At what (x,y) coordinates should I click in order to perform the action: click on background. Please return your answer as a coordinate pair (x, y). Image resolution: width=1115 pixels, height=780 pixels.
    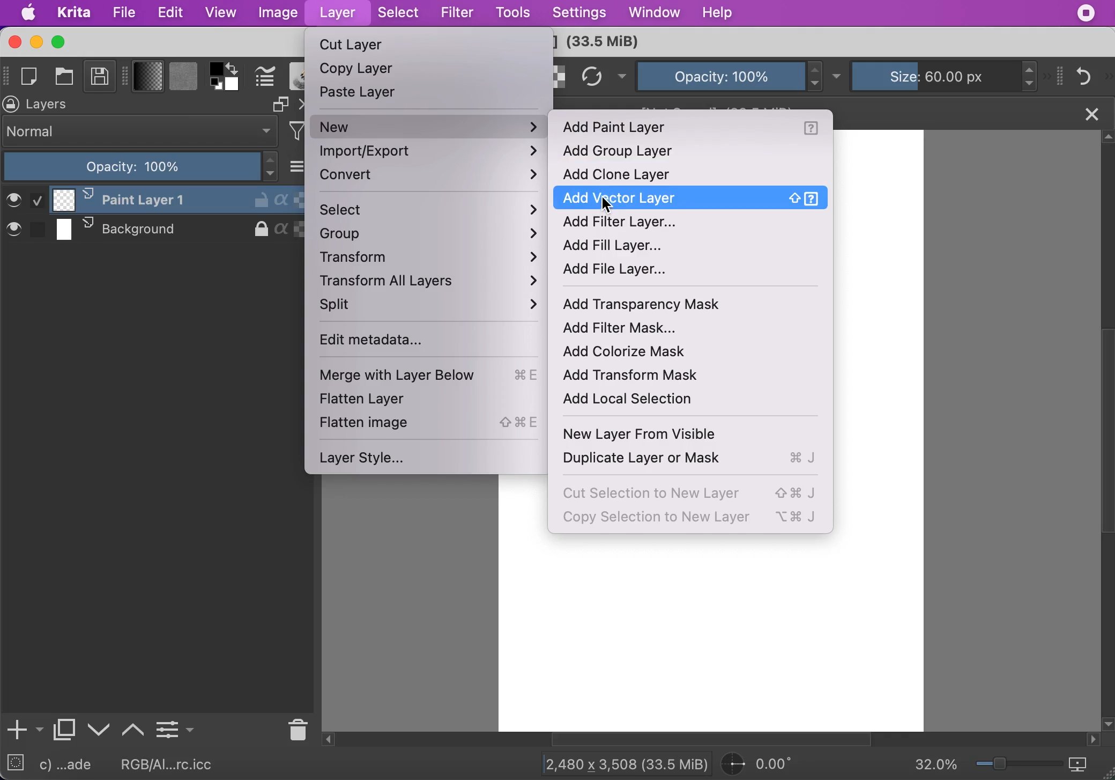
    Looking at the image, I should click on (152, 230).